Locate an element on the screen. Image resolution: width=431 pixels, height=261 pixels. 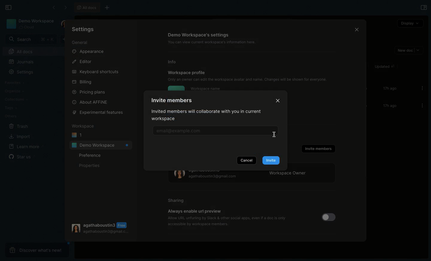
Search is located at coordinates (30, 39).